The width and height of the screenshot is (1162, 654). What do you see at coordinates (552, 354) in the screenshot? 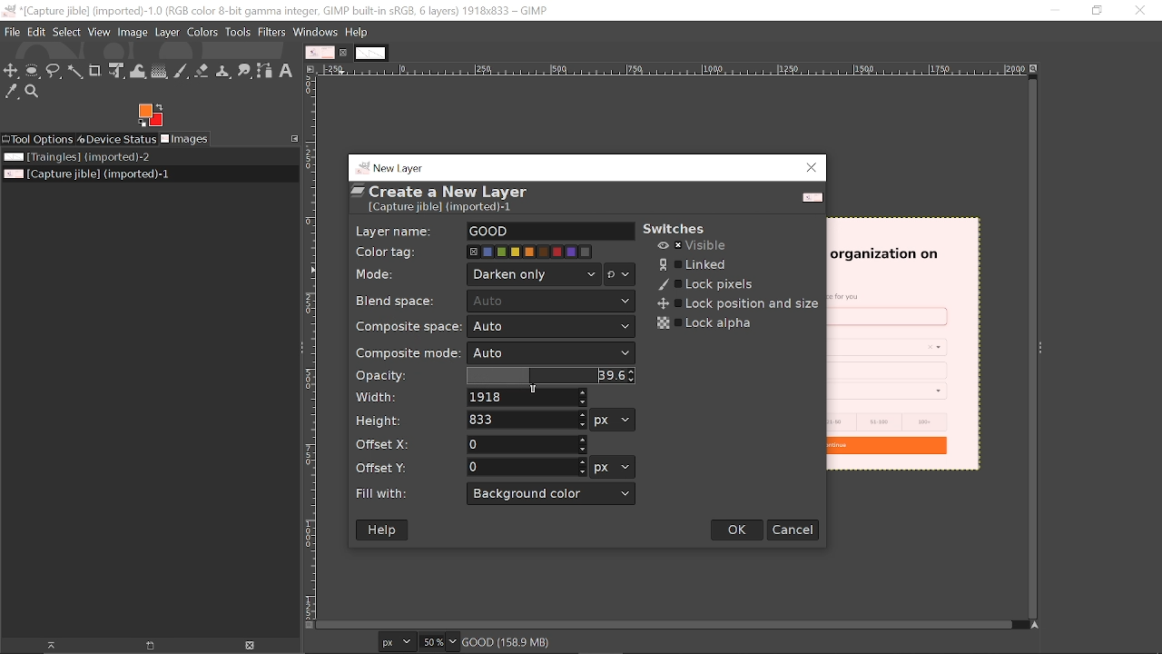
I see `Composite mode` at bounding box center [552, 354].